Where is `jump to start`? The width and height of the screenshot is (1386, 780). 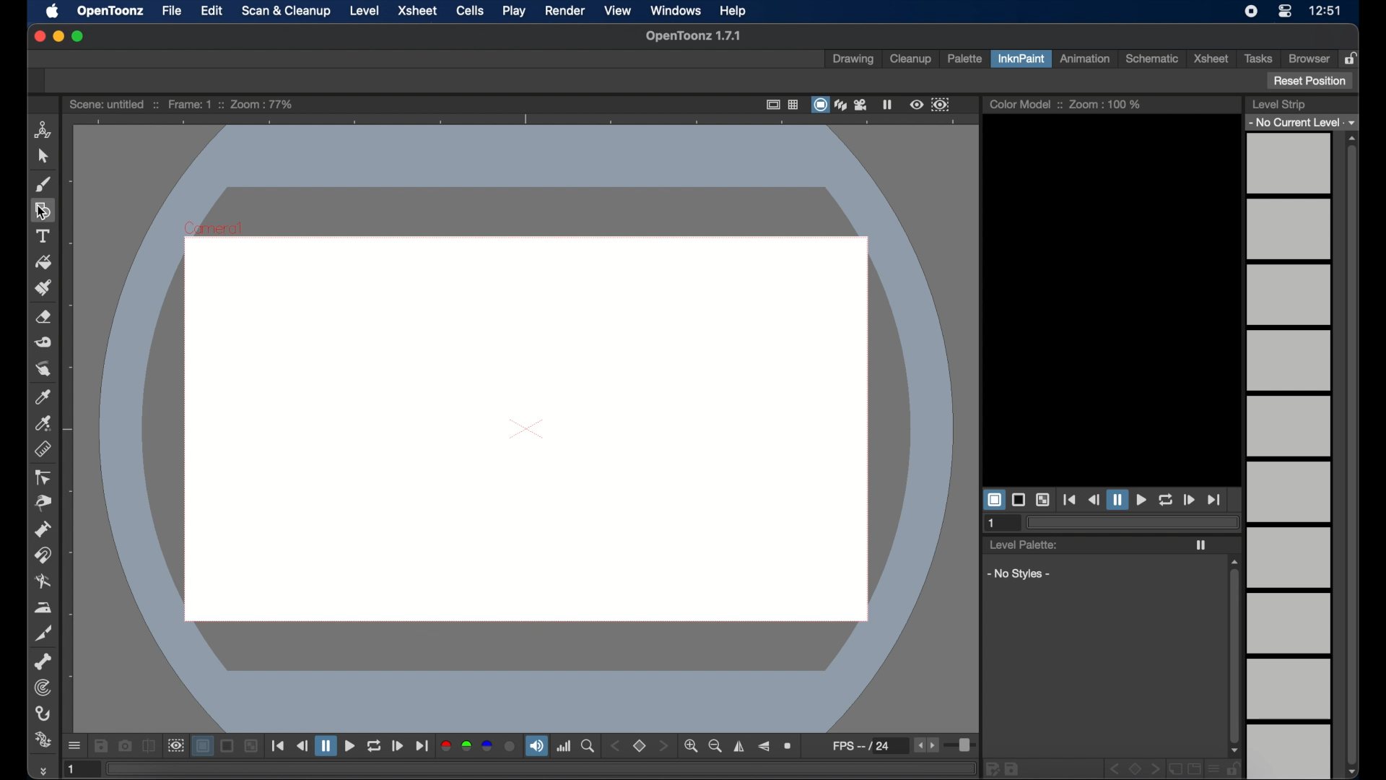 jump to start is located at coordinates (278, 745).